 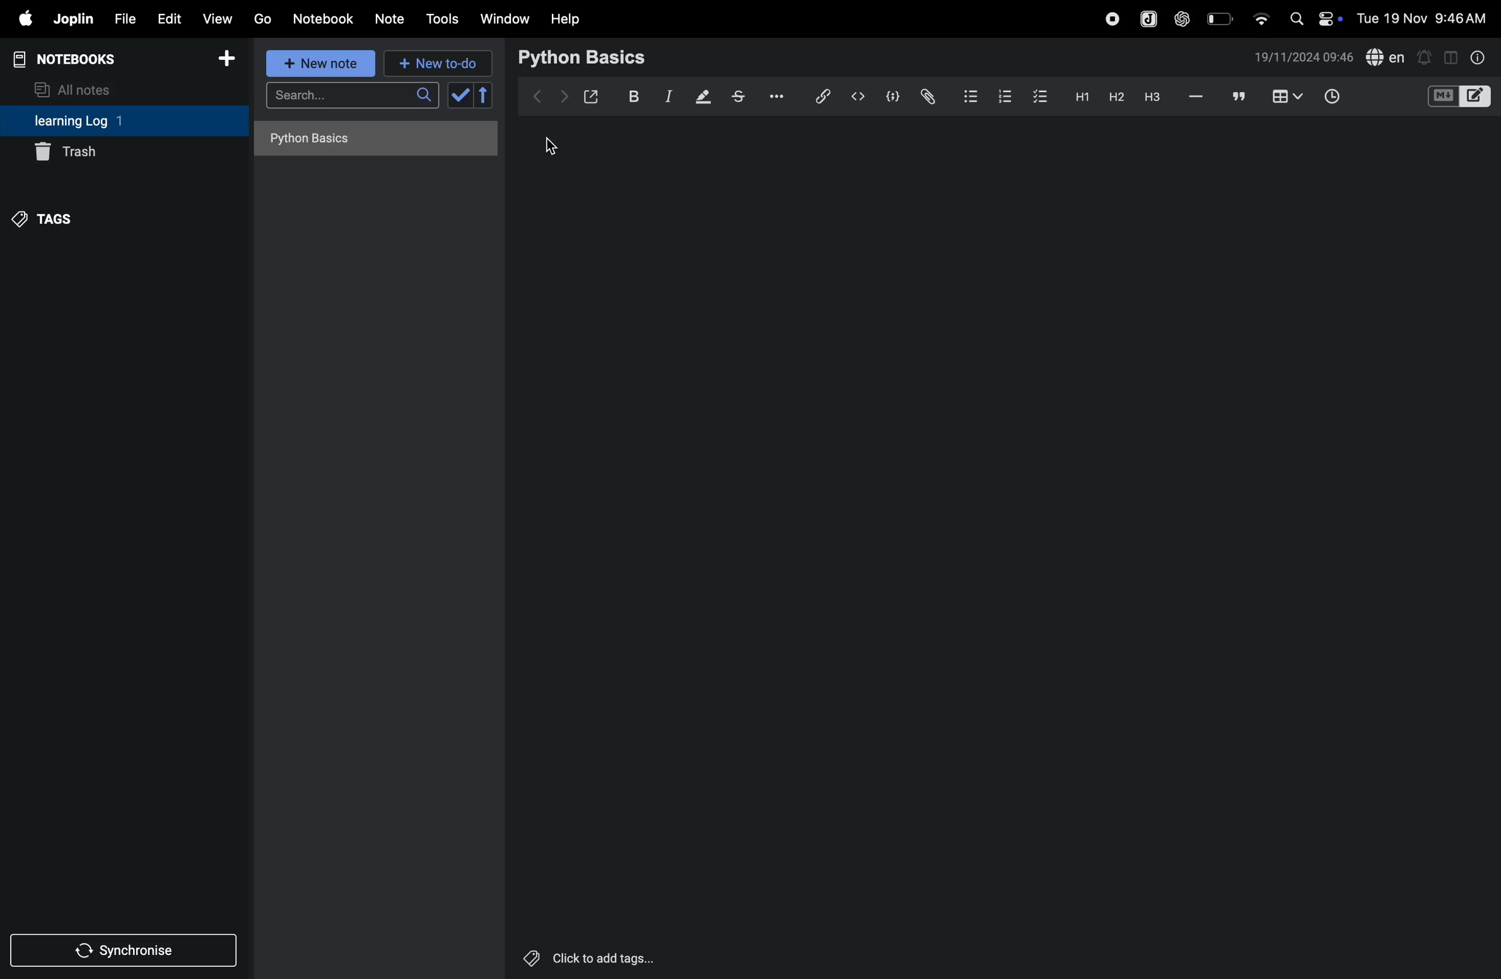 What do you see at coordinates (227, 62) in the screenshot?
I see `add` at bounding box center [227, 62].